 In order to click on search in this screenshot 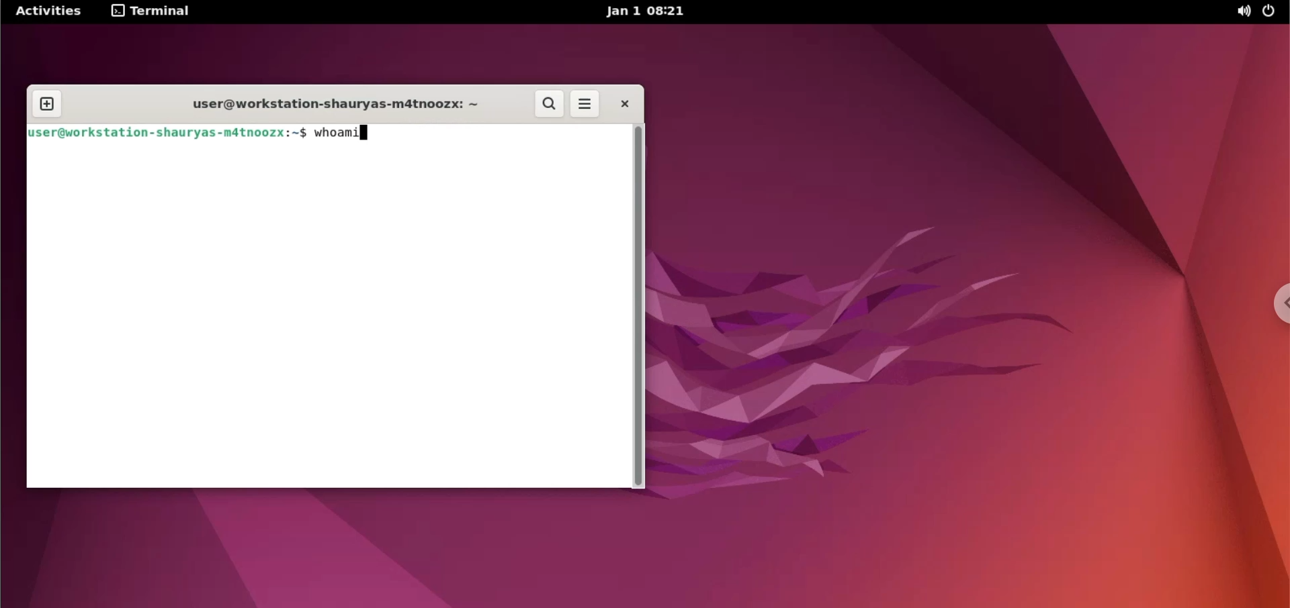, I will do `click(550, 105)`.